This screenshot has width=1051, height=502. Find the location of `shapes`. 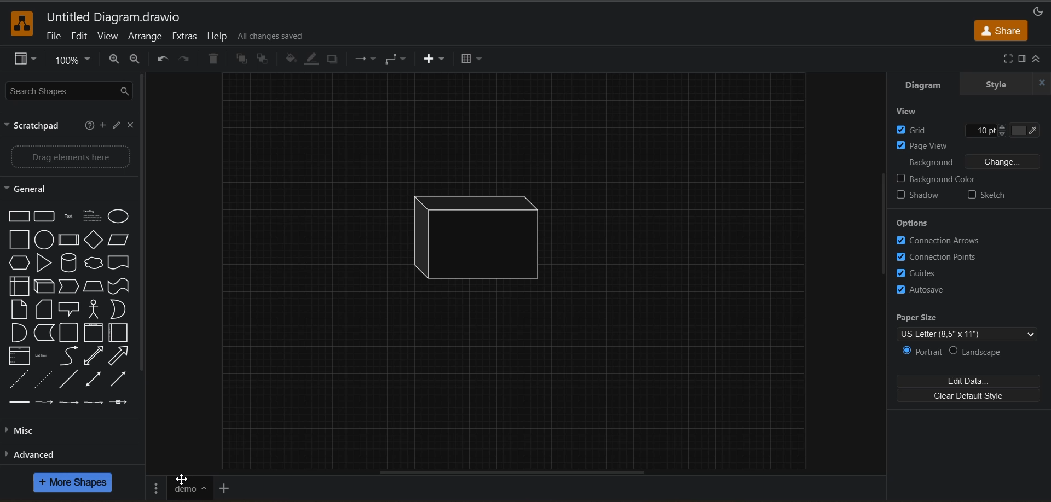

shapes is located at coordinates (68, 308).